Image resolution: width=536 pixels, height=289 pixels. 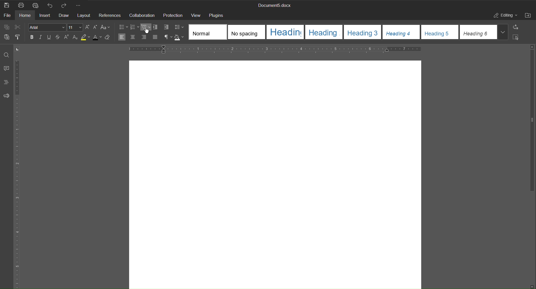 What do you see at coordinates (7, 16) in the screenshot?
I see `File ` at bounding box center [7, 16].